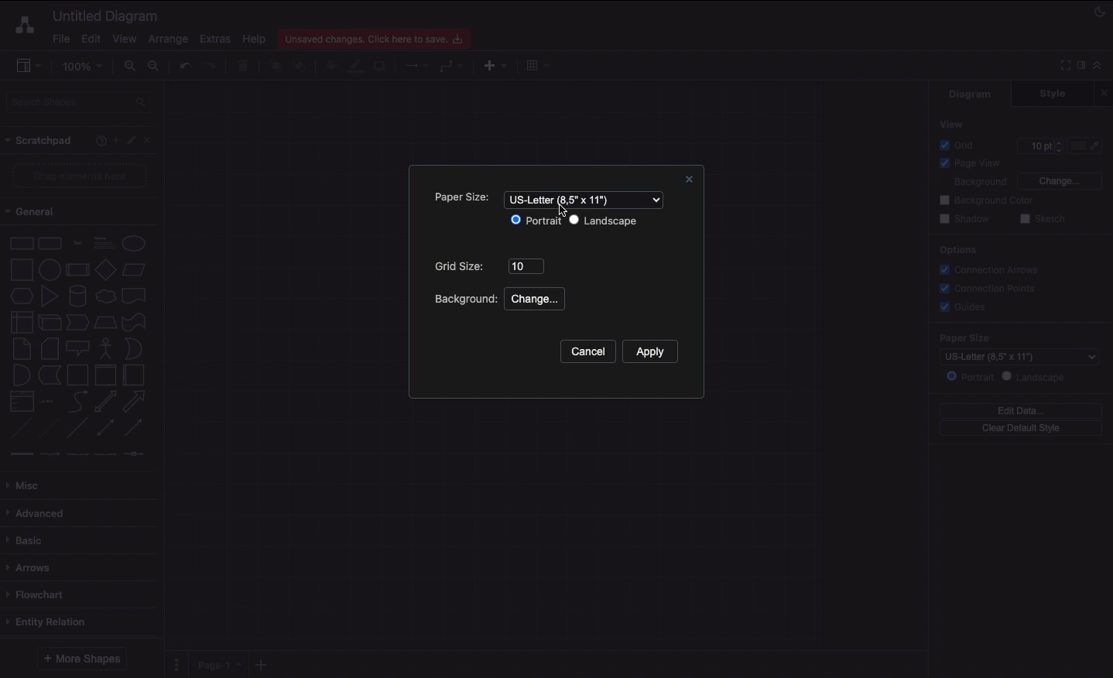 The width and height of the screenshot is (1113, 678). Describe the element at coordinates (106, 15) in the screenshot. I see `Untitled diagram` at that location.